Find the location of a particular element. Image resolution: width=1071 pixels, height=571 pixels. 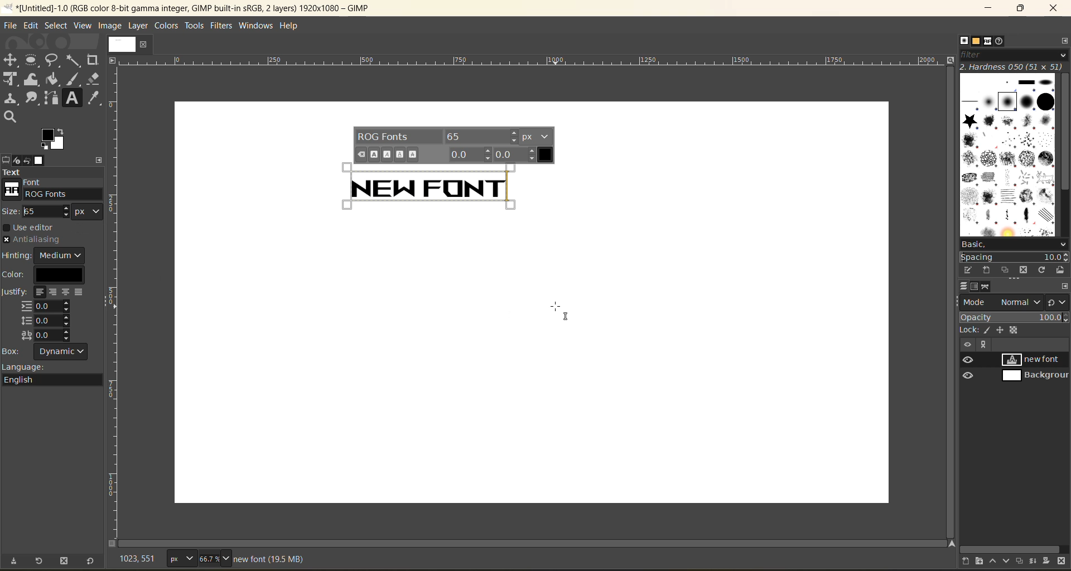

file name and app title is located at coordinates (211, 10).